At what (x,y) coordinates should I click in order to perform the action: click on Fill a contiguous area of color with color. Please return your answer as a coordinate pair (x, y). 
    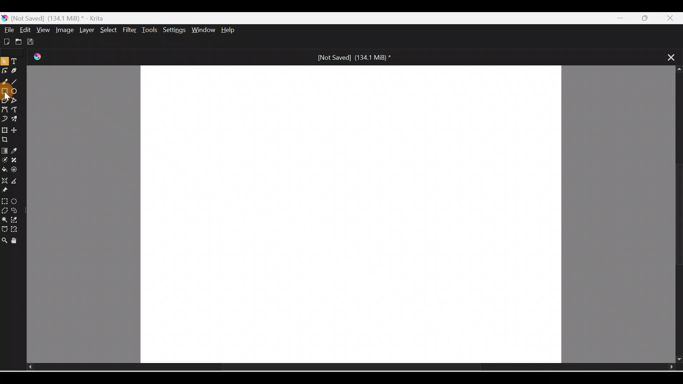
    Looking at the image, I should click on (5, 170).